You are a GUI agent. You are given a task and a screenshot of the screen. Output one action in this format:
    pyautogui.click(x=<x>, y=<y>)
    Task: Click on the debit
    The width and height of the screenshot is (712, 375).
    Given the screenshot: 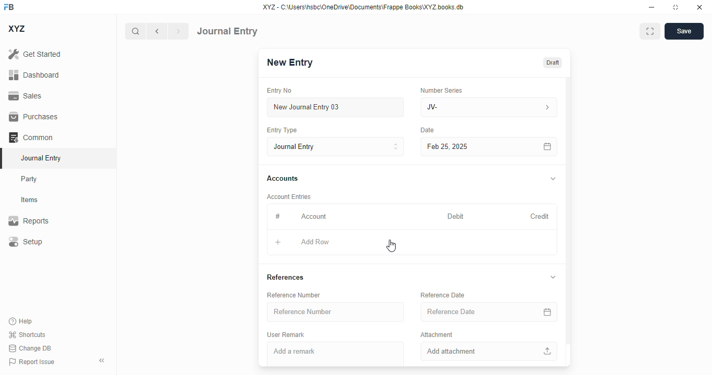 What is the action you would take?
    pyautogui.click(x=456, y=217)
    